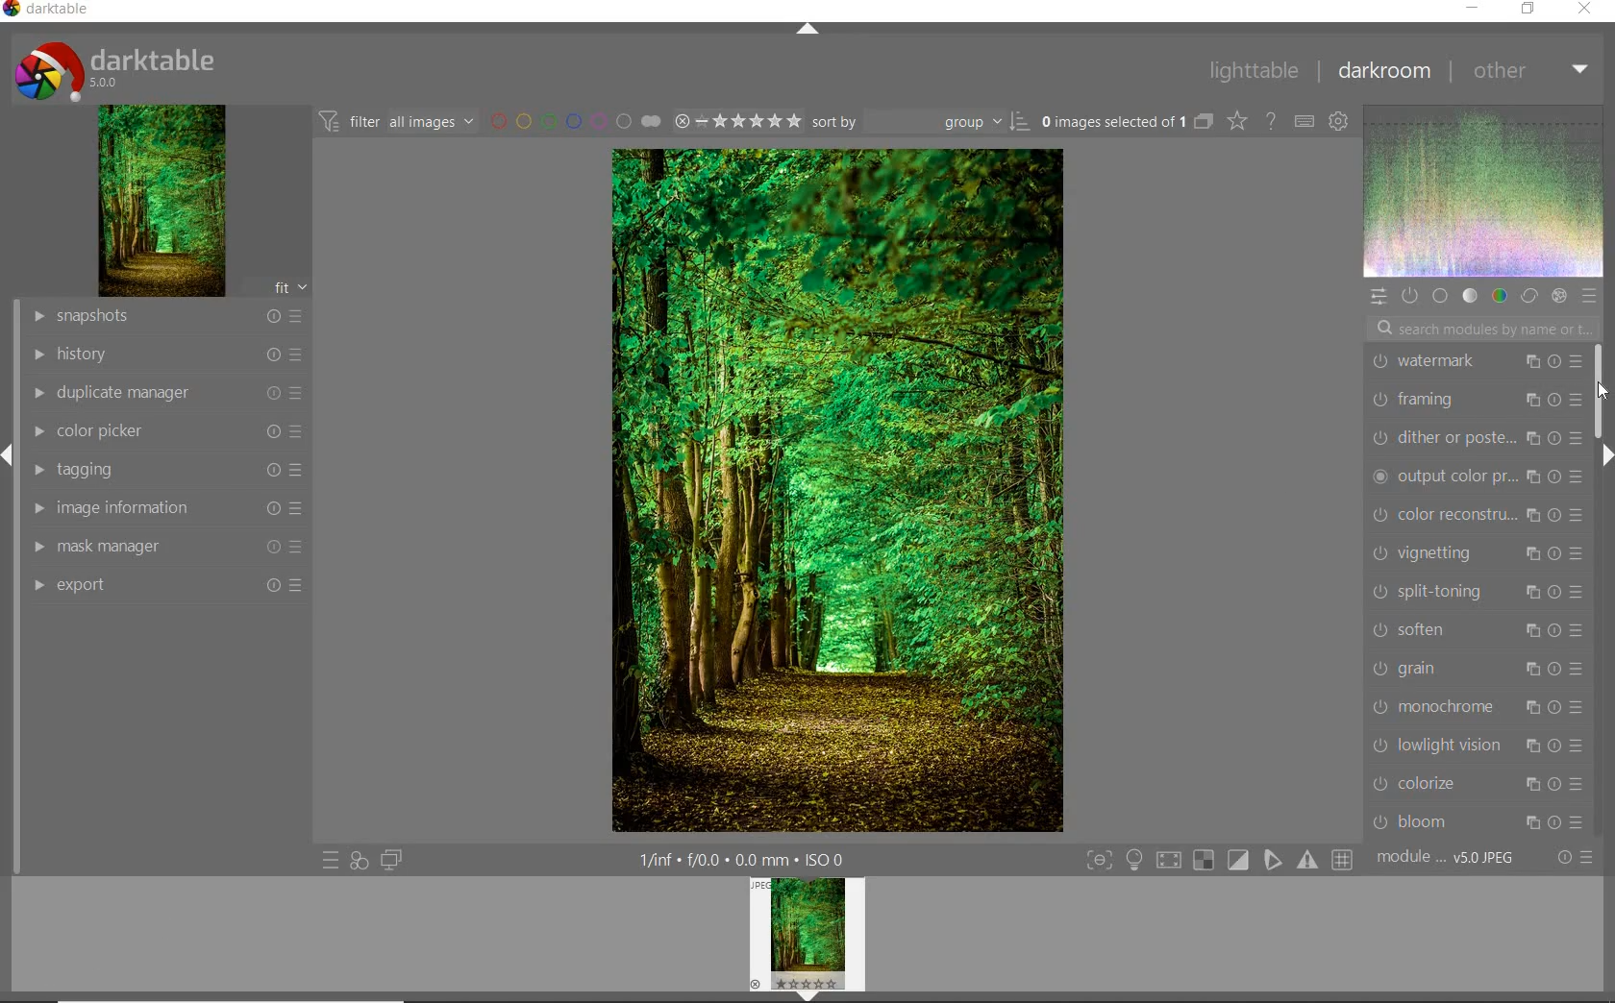 The width and height of the screenshot is (1615, 1003). I want to click on OUTPUT COLOR PRESET, so click(1476, 477).